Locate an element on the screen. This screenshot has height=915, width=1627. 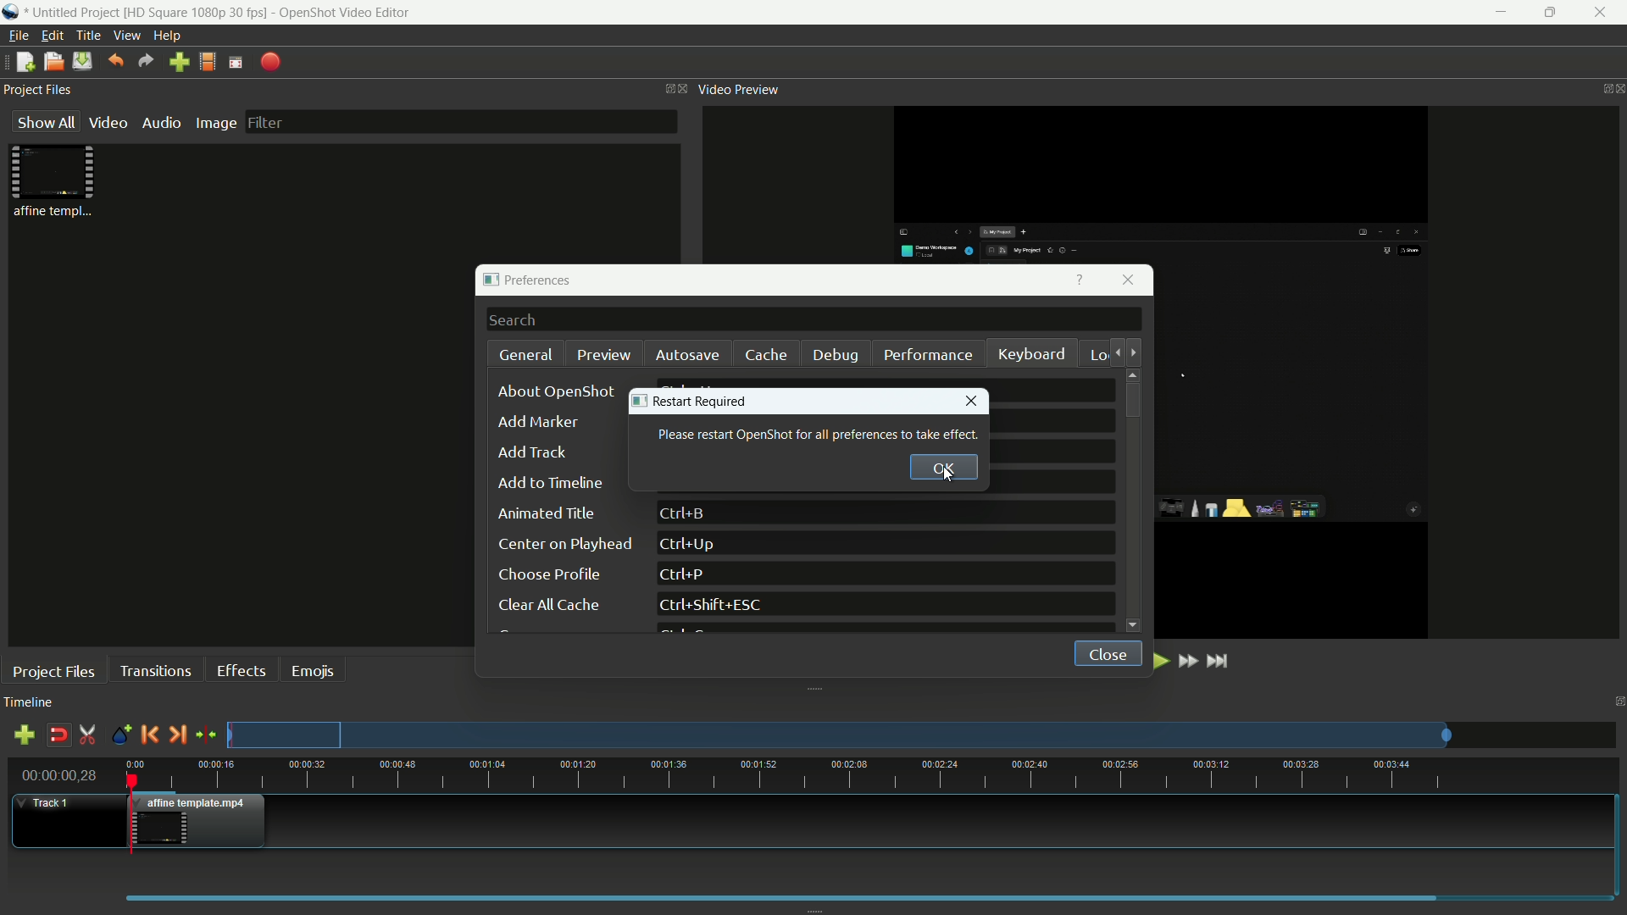
video is located at coordinates (108, 123).